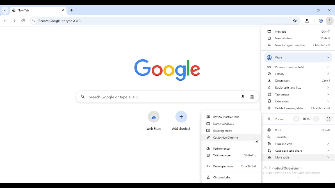  What do you see at coordinates (307, 10) in the screenshot?
I see `minimize` at bounding box center [307, 10].